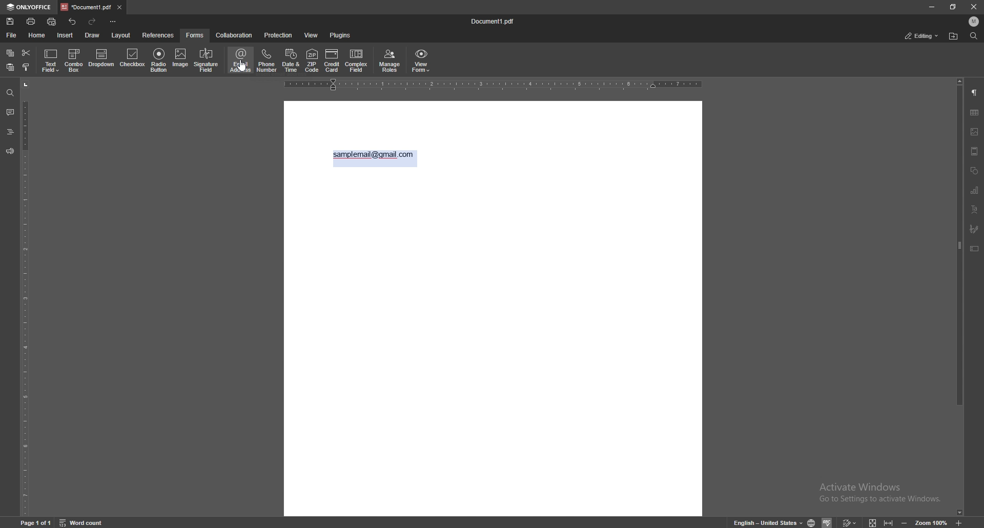 Image resolution: width=984 pixels, height=528 pixels. I want to click on copy style, so click(26, 68).